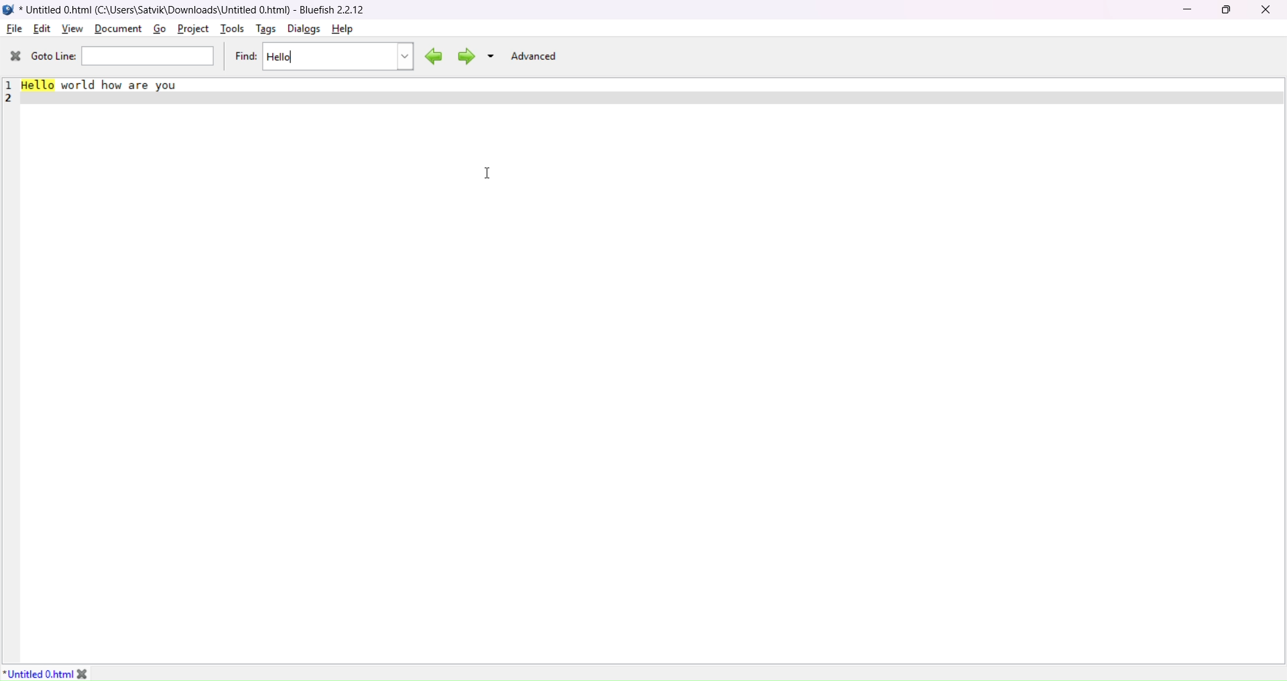 Image resolution: width=1287 pixels, height=681 pixels. I want to click on close pane, so click(13, 56).